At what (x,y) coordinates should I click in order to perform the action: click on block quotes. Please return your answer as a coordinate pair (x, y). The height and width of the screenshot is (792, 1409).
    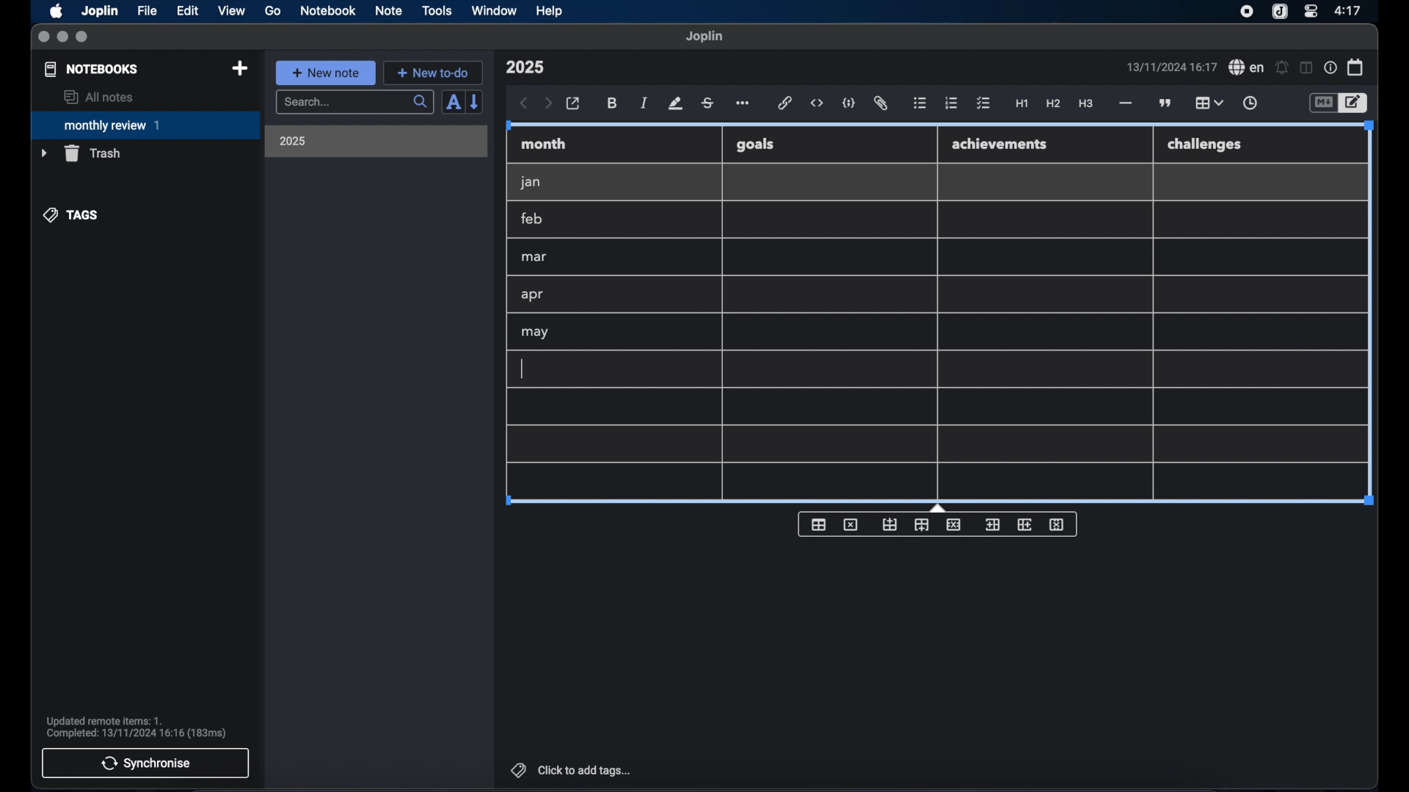
    Looking at the image, I should click on (1166, 103).